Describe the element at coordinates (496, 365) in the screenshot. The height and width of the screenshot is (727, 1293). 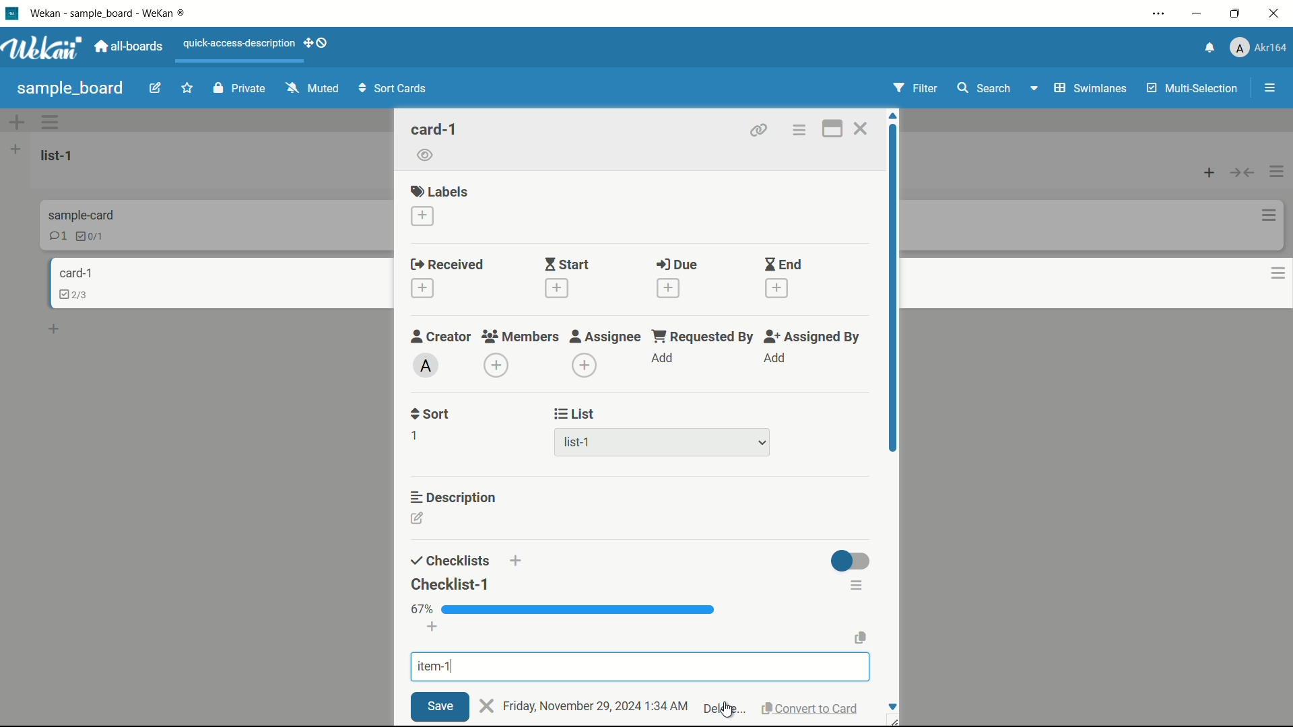
I see `add member` at that location.